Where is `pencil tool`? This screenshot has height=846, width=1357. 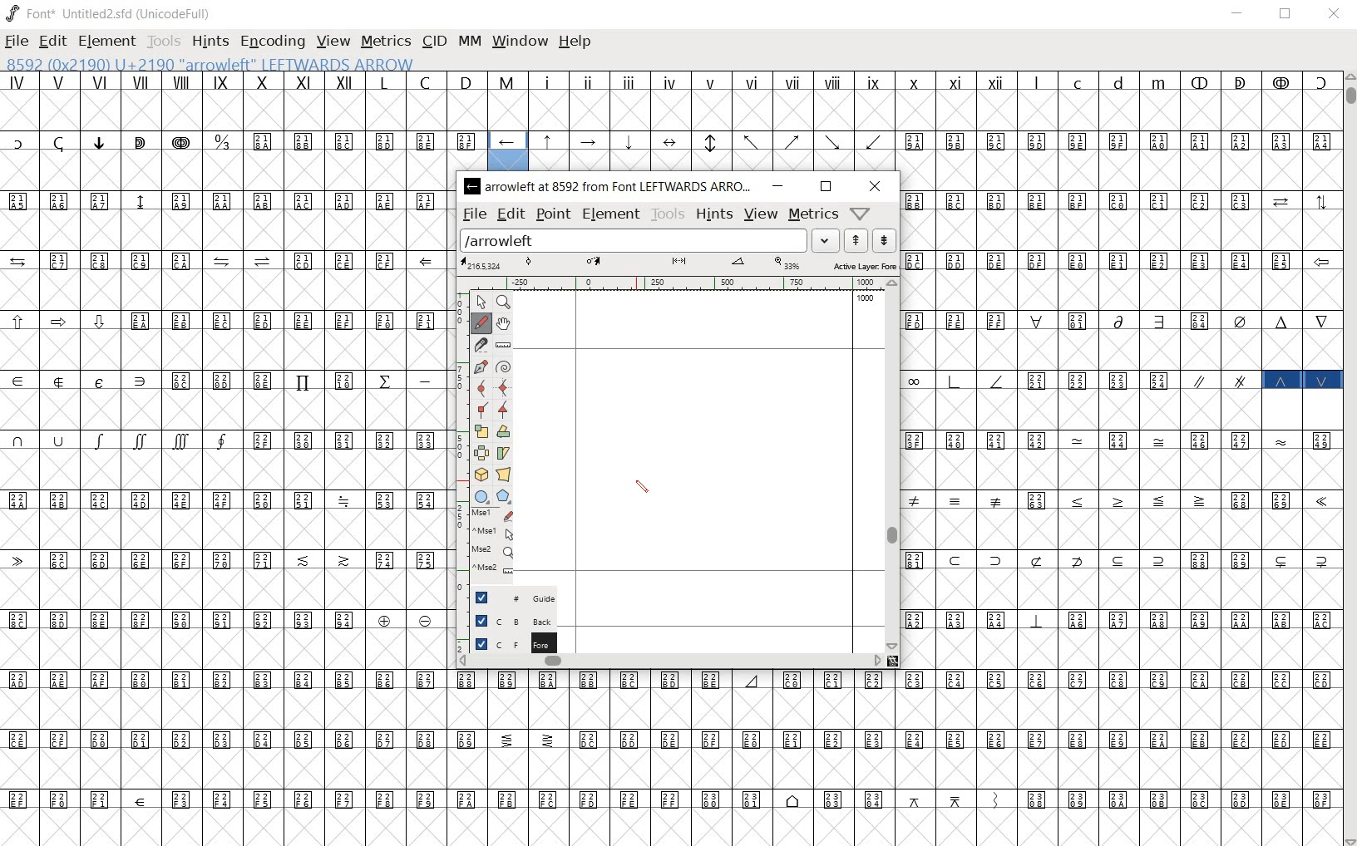
pencil tool is located at coordinates (644, 486).